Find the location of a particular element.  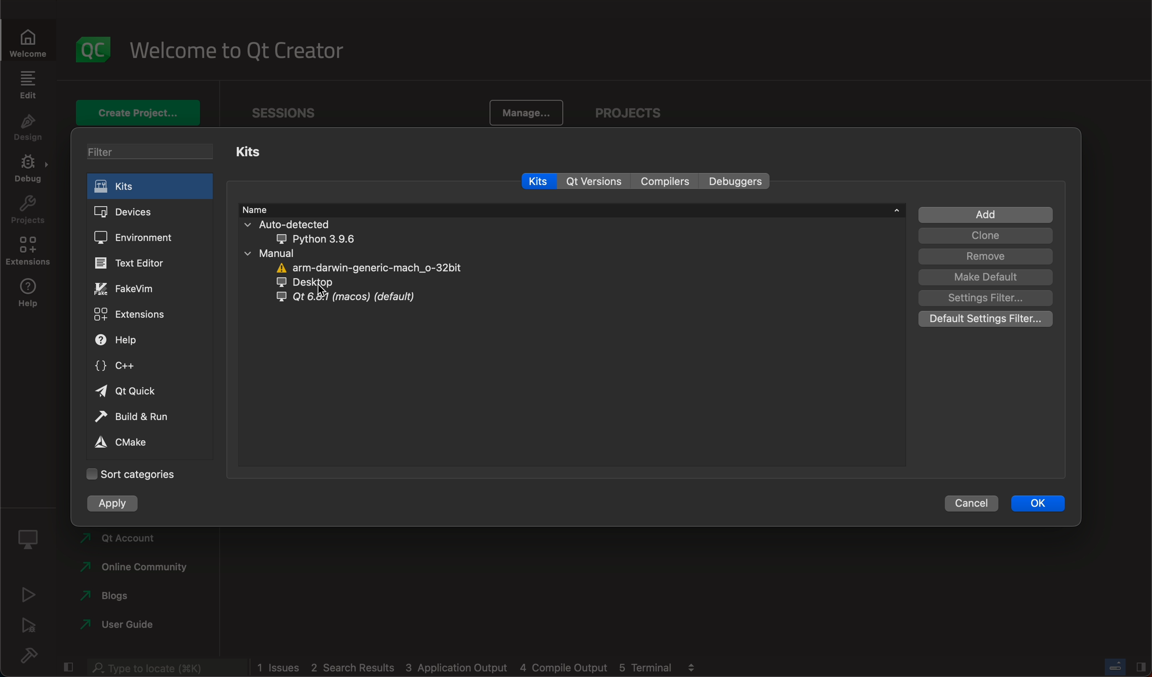

clone is located at coordinates (986, 236).